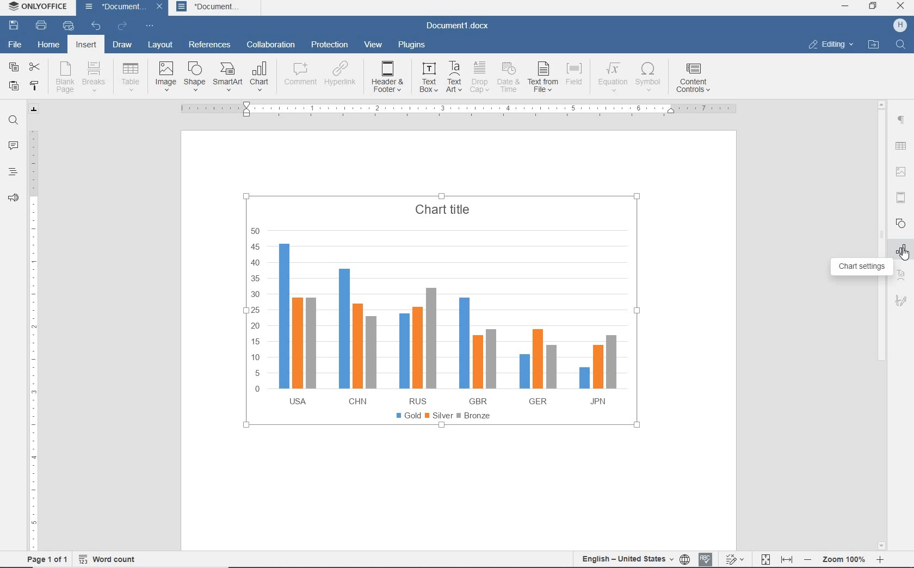 The height and width of the screenshot is (568, 914). Describe the element at coordinates (14, 120) in the screenshot. I see `find` at that location.